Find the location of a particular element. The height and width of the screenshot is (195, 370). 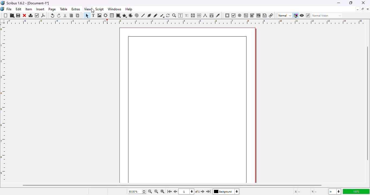

cursor is located at coordinates (93, 11).